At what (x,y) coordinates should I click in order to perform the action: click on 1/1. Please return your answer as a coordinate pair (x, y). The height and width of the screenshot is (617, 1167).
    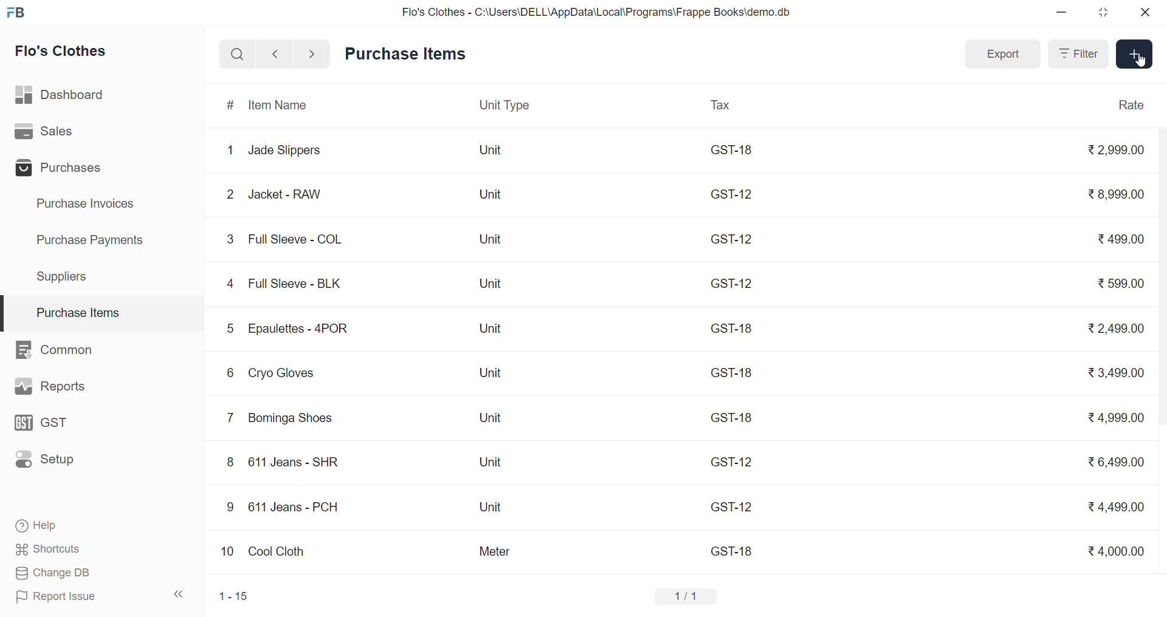
    Looking at the image, I should click on (684, 597).